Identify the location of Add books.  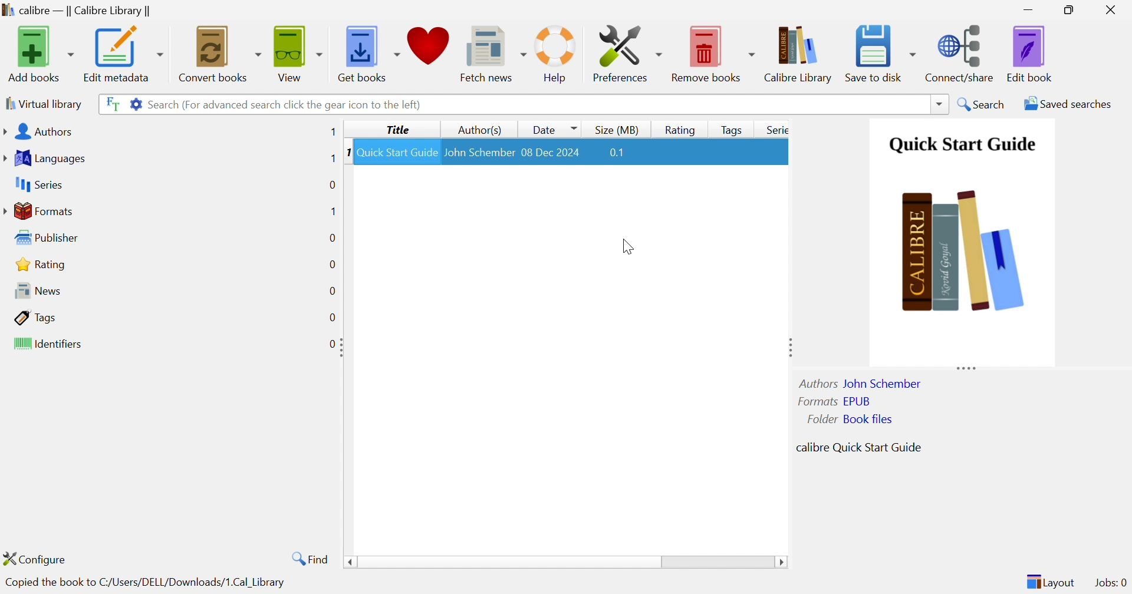
(41, 52).